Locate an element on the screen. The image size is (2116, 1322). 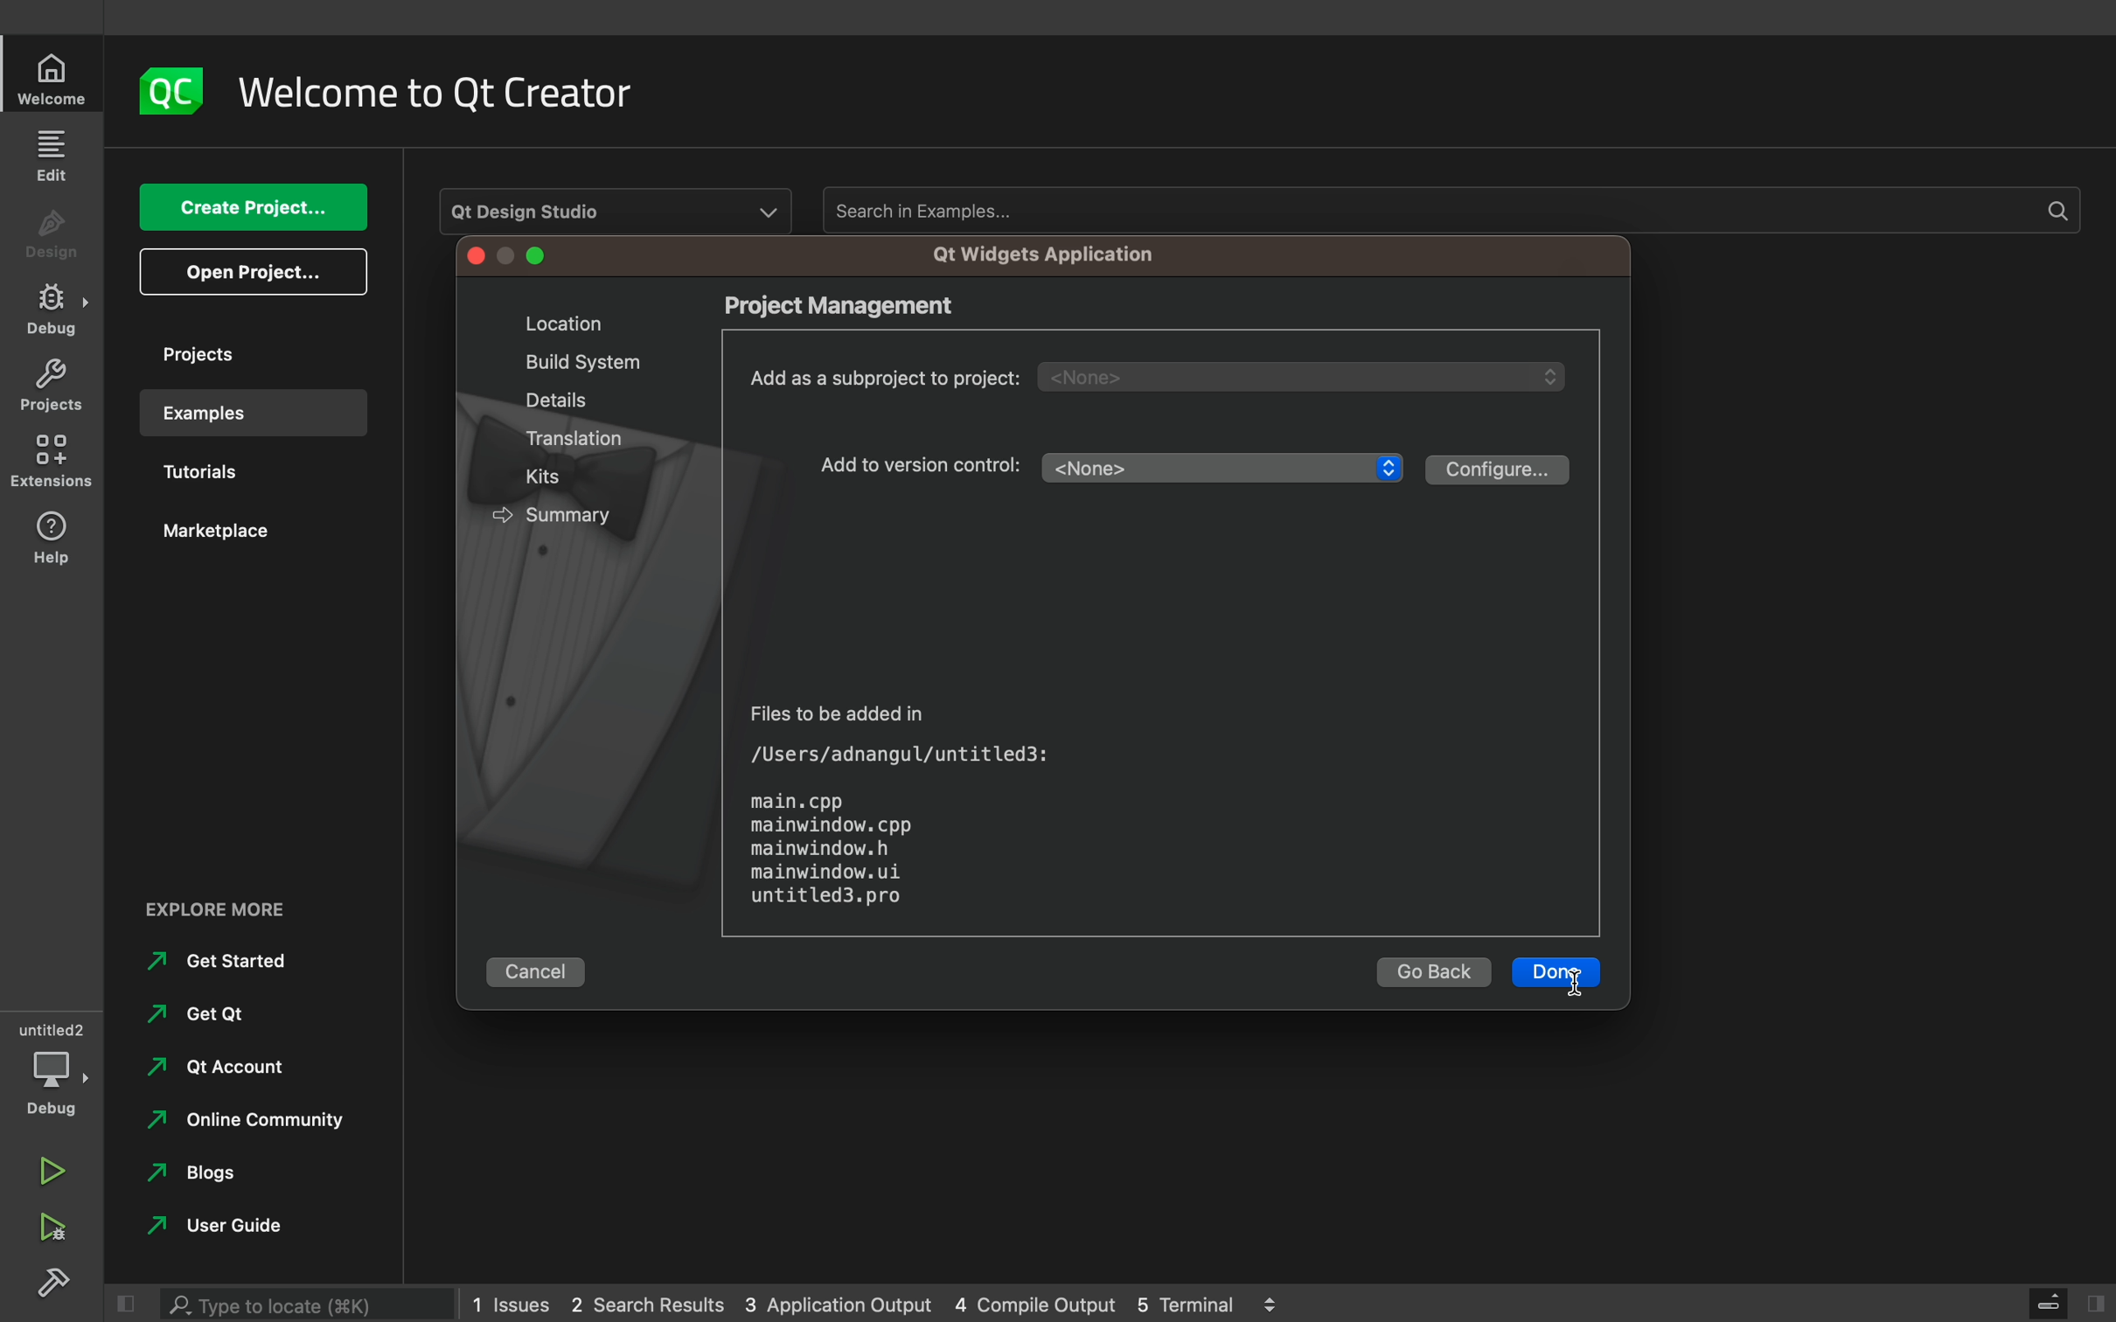
projects is located at coordinates (244, 353).